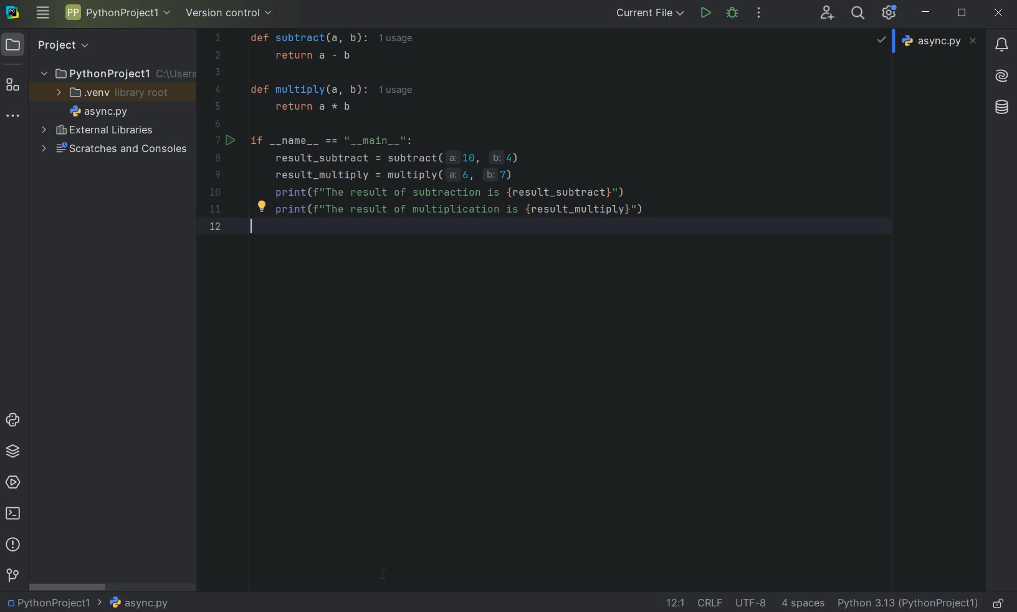  Describe the element at coordinates (705, 13) in the screenshot. I see `run` at that location.